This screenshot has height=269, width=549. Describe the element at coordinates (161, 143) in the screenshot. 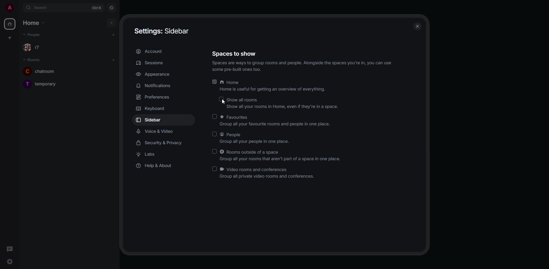

I see `security & privacy` at that location.